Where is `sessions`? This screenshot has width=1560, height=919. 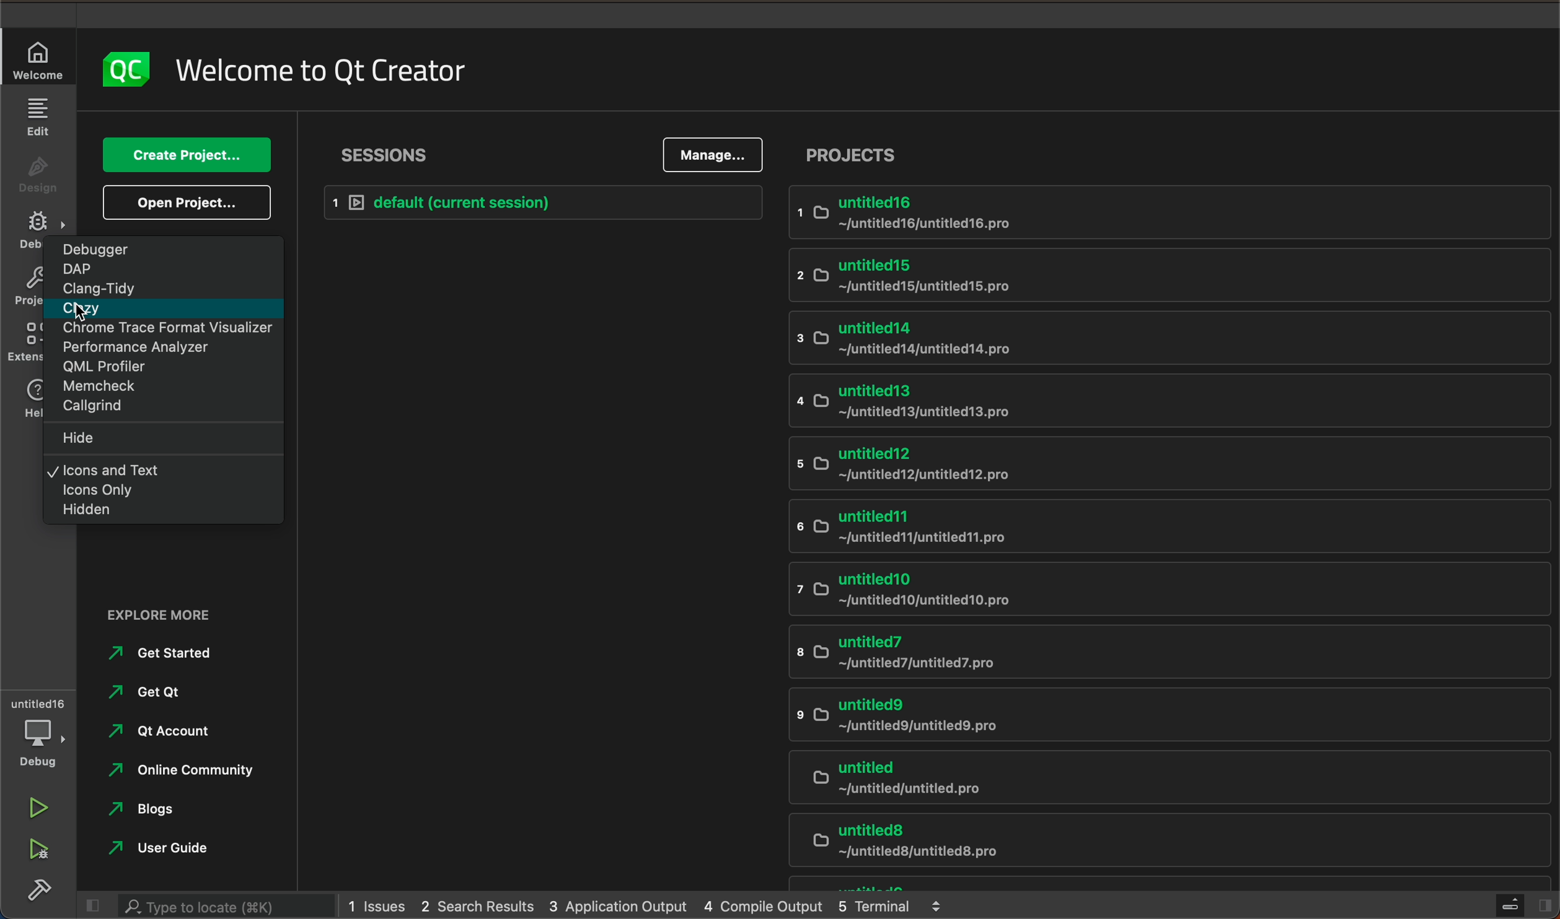 sessions is located at coordinates (387, 152).